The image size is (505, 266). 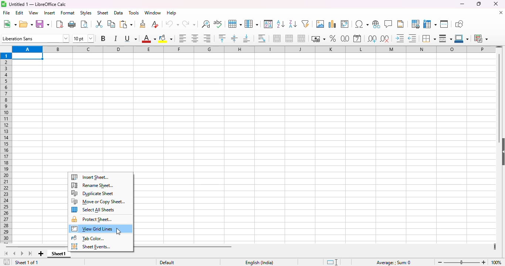 What do you see at coordinates (496, 262) in the screenshot?
I see `zoom factor` at bounding box center [496, 262].